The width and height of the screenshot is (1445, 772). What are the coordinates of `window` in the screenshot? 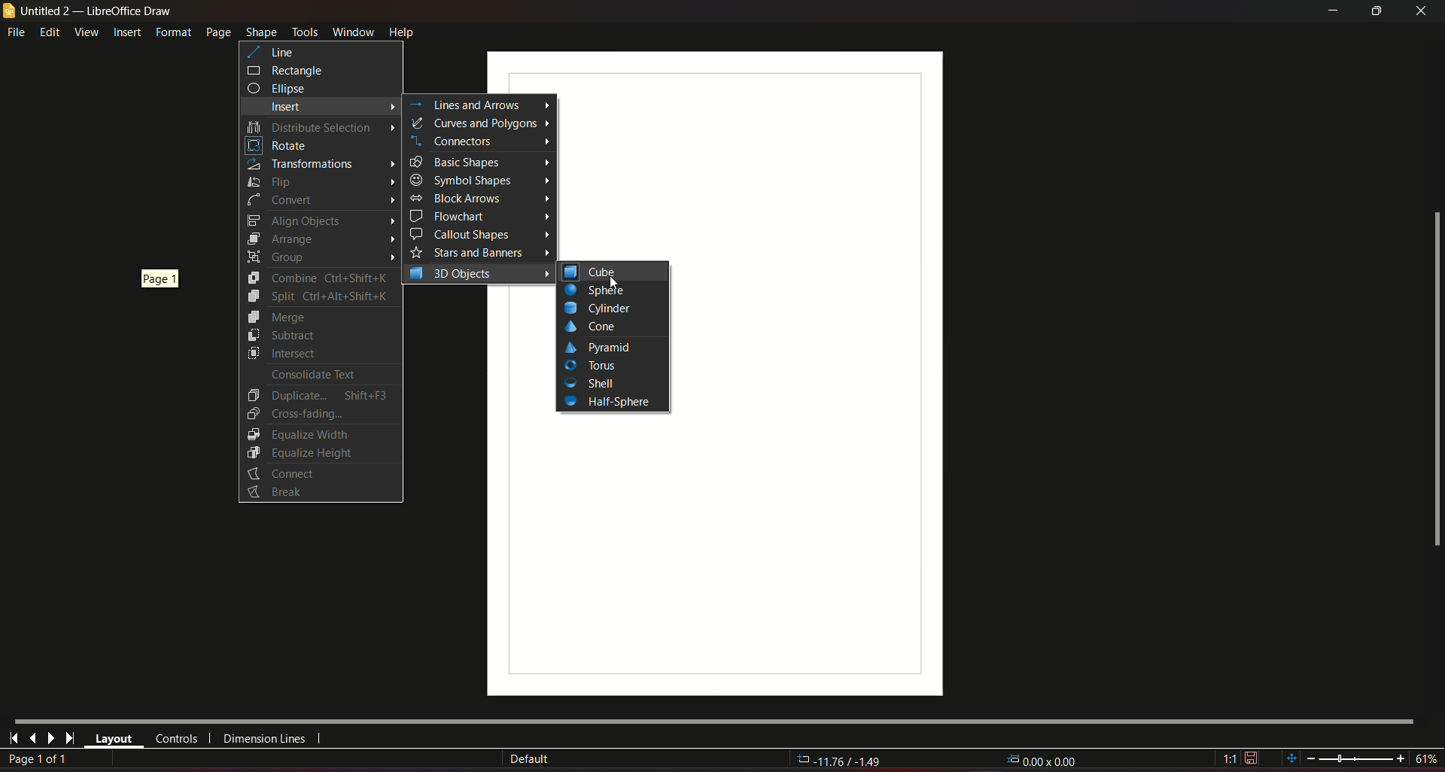 It's located at (351, 29).